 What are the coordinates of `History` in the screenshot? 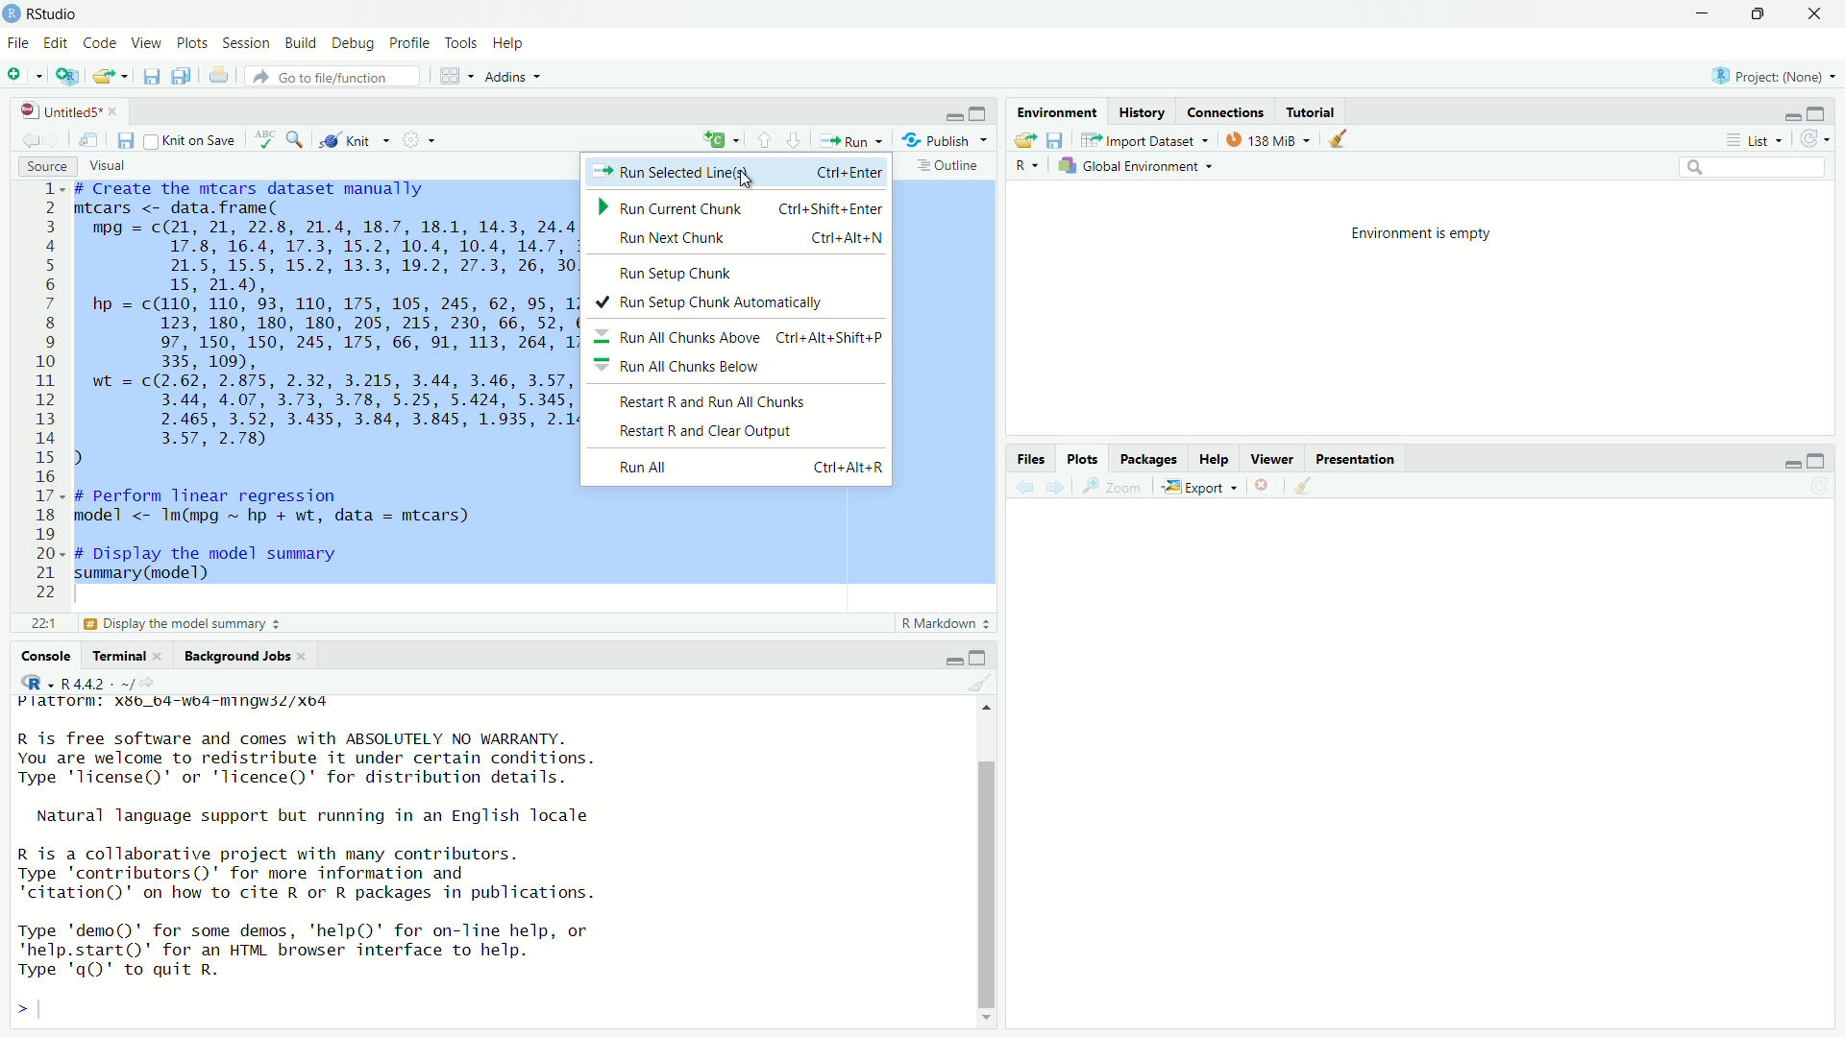 It's located at (1140, 112).